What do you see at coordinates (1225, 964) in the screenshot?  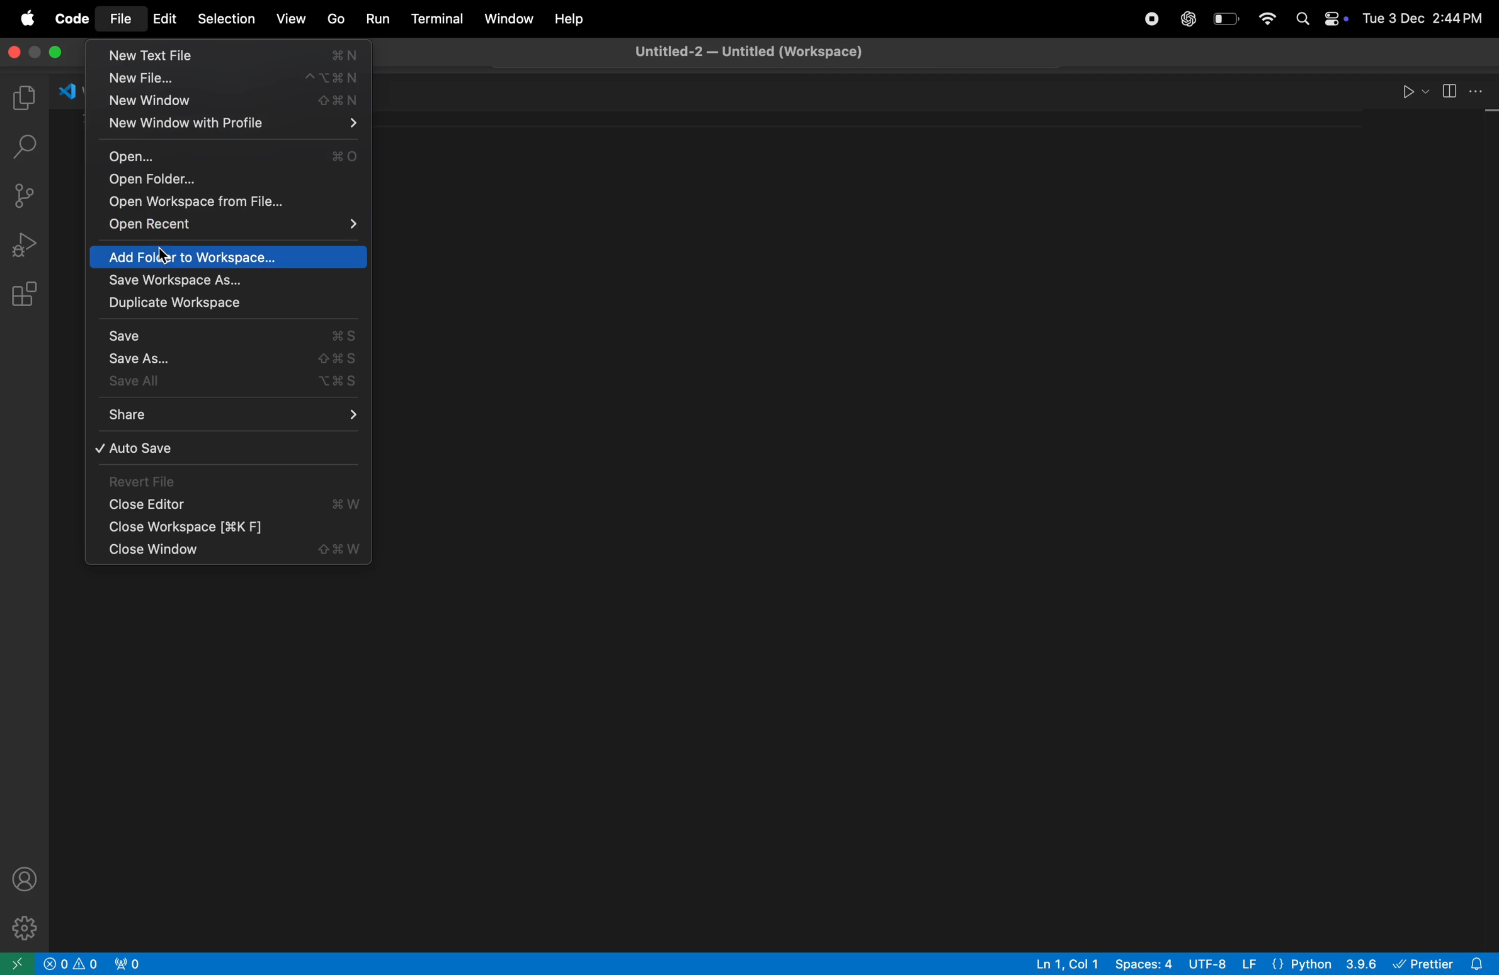 I see `utf 8` at bounding box center [1225, 964].